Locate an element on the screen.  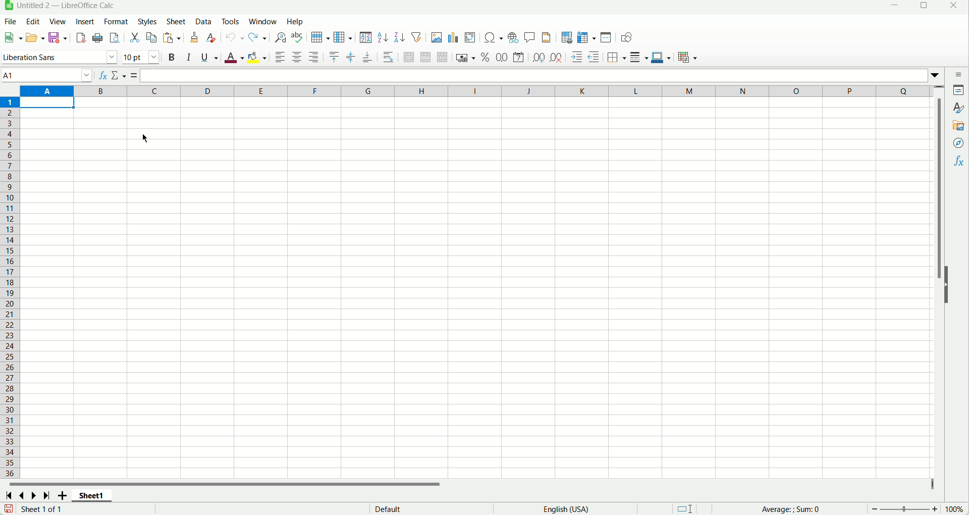
cursor is located at coordinates (144, 139).